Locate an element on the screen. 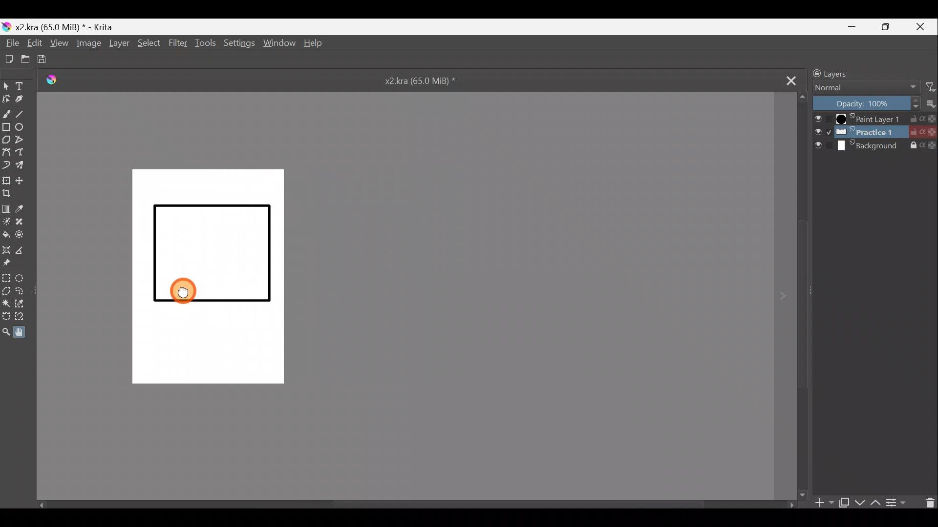 Image resolution: width=938 pixels, height=527 pixels. Filter is located at coordinates (927, 89).